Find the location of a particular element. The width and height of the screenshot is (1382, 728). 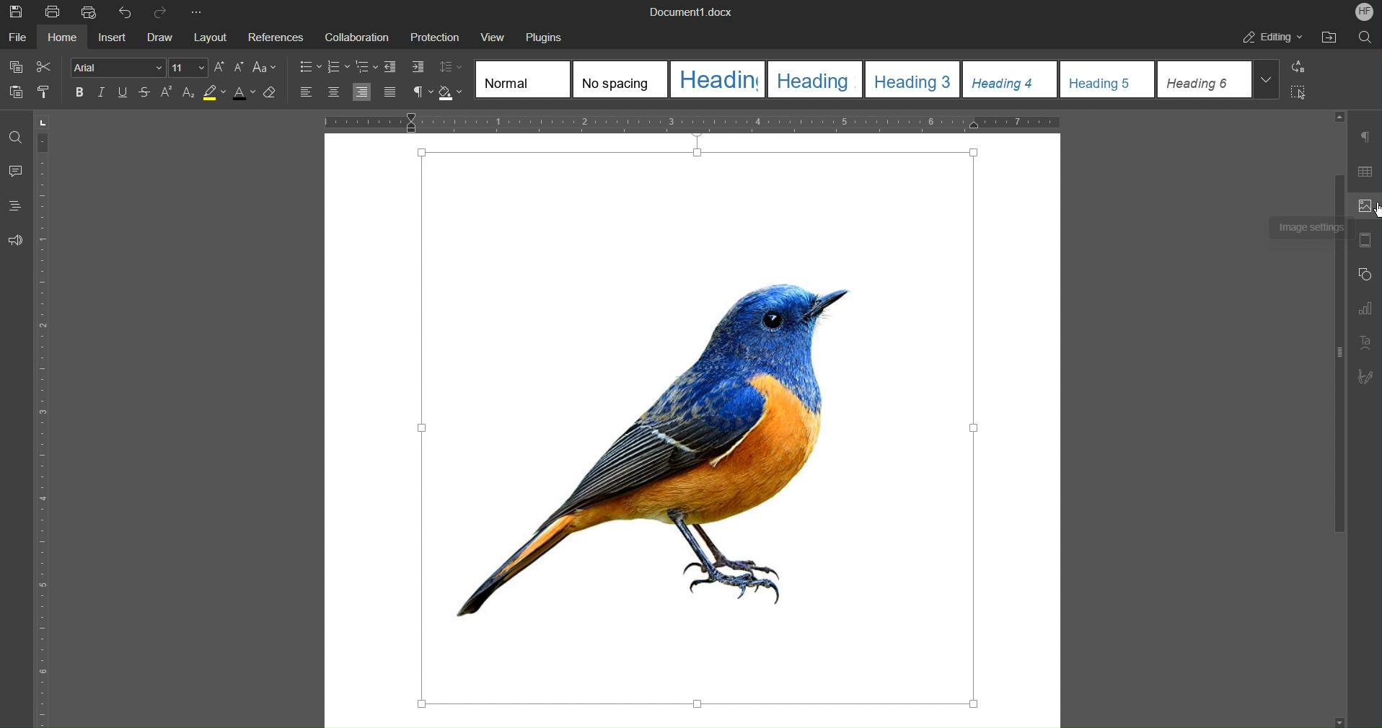

Copy Style is located at coordinates (46, 92).